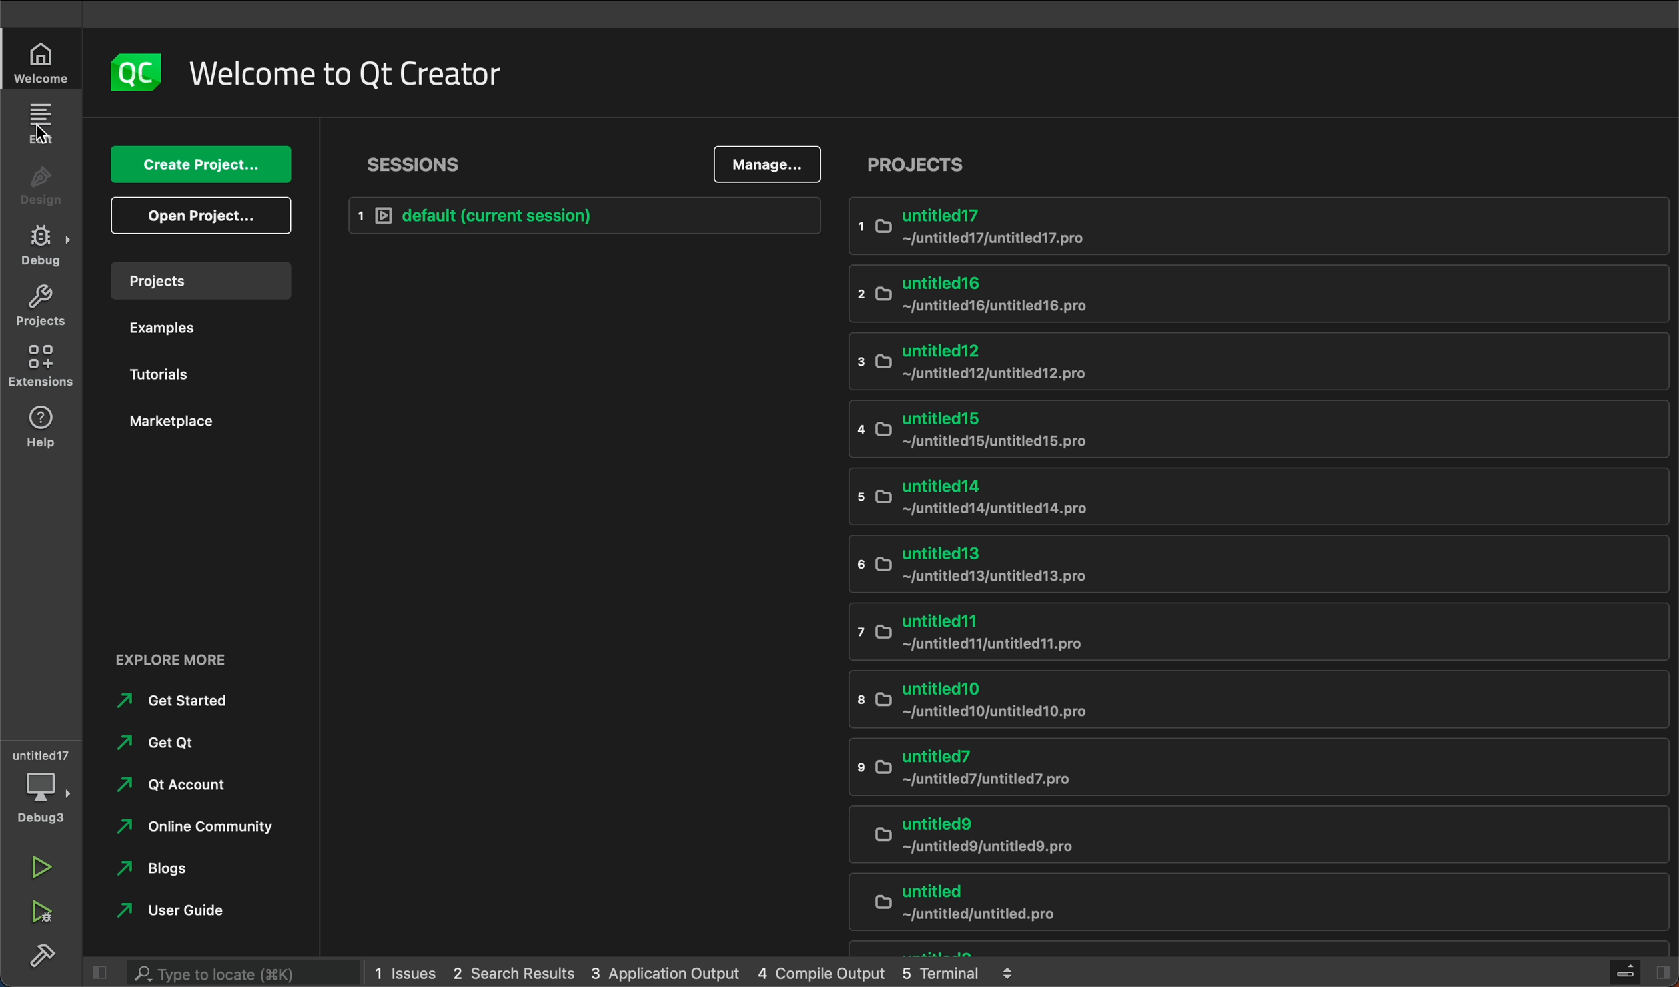  Describe the element at coordinates (199, 378) in the screenshot. I see `tutorials` at that location.